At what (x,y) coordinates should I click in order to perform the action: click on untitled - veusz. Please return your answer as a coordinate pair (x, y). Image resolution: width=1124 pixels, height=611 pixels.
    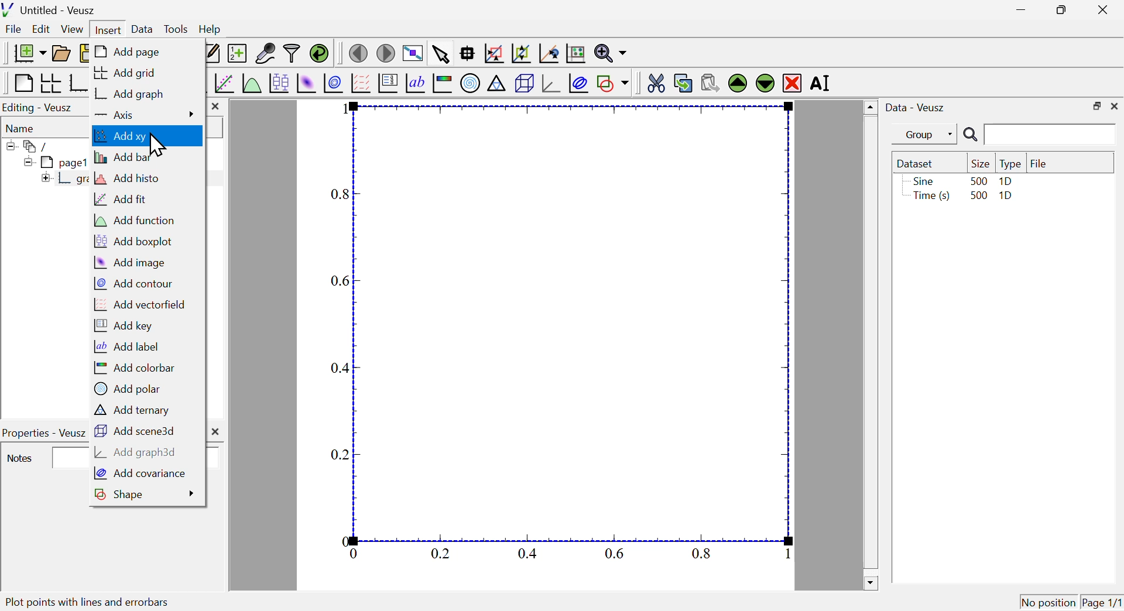
    Looking at the image, I should click on (50, 9).